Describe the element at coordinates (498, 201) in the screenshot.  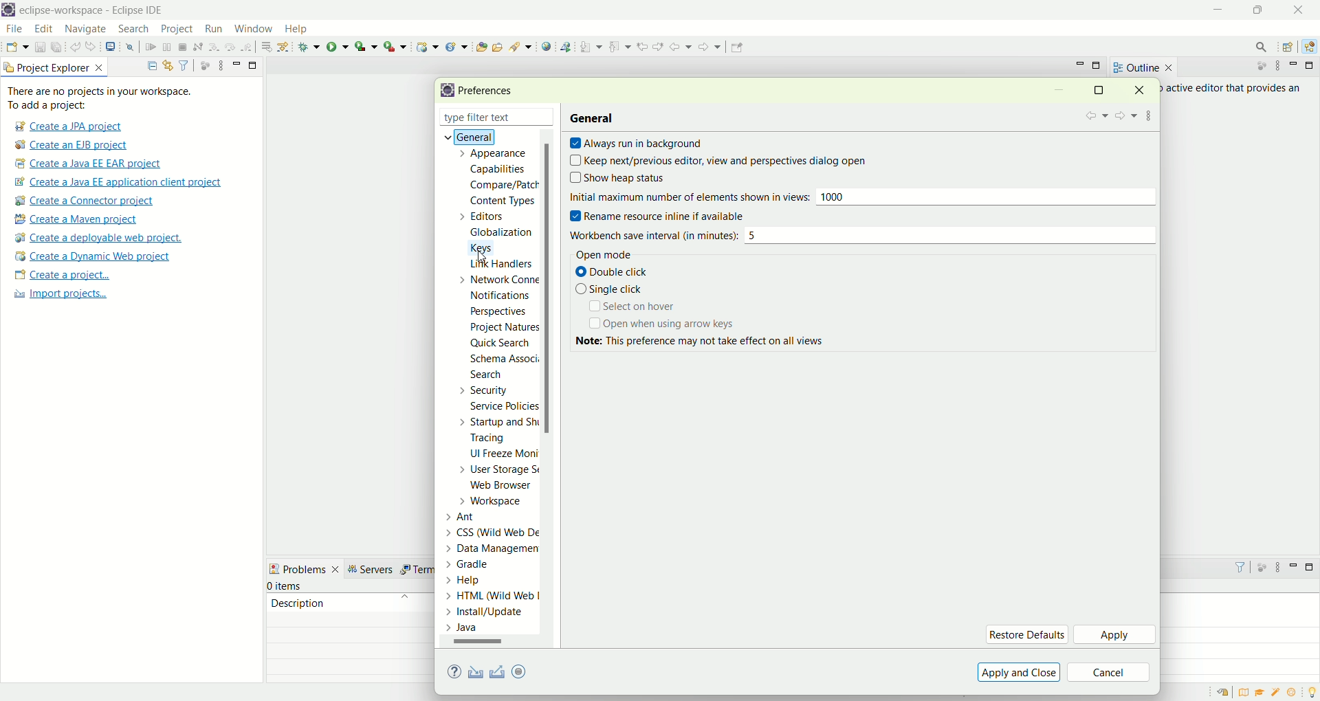
I see `content types` at that location.